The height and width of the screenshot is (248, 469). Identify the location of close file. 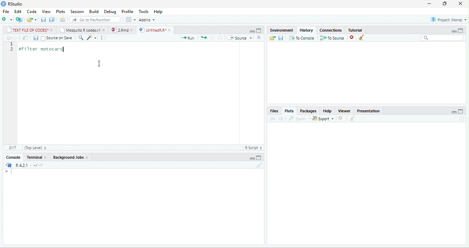
(341, 118).